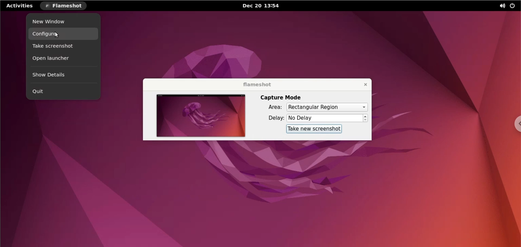 The width and height of the screenshot is (521, 247). Describe the element at coordinates (273, 107) in the screenshot. I see `area:` at that location.